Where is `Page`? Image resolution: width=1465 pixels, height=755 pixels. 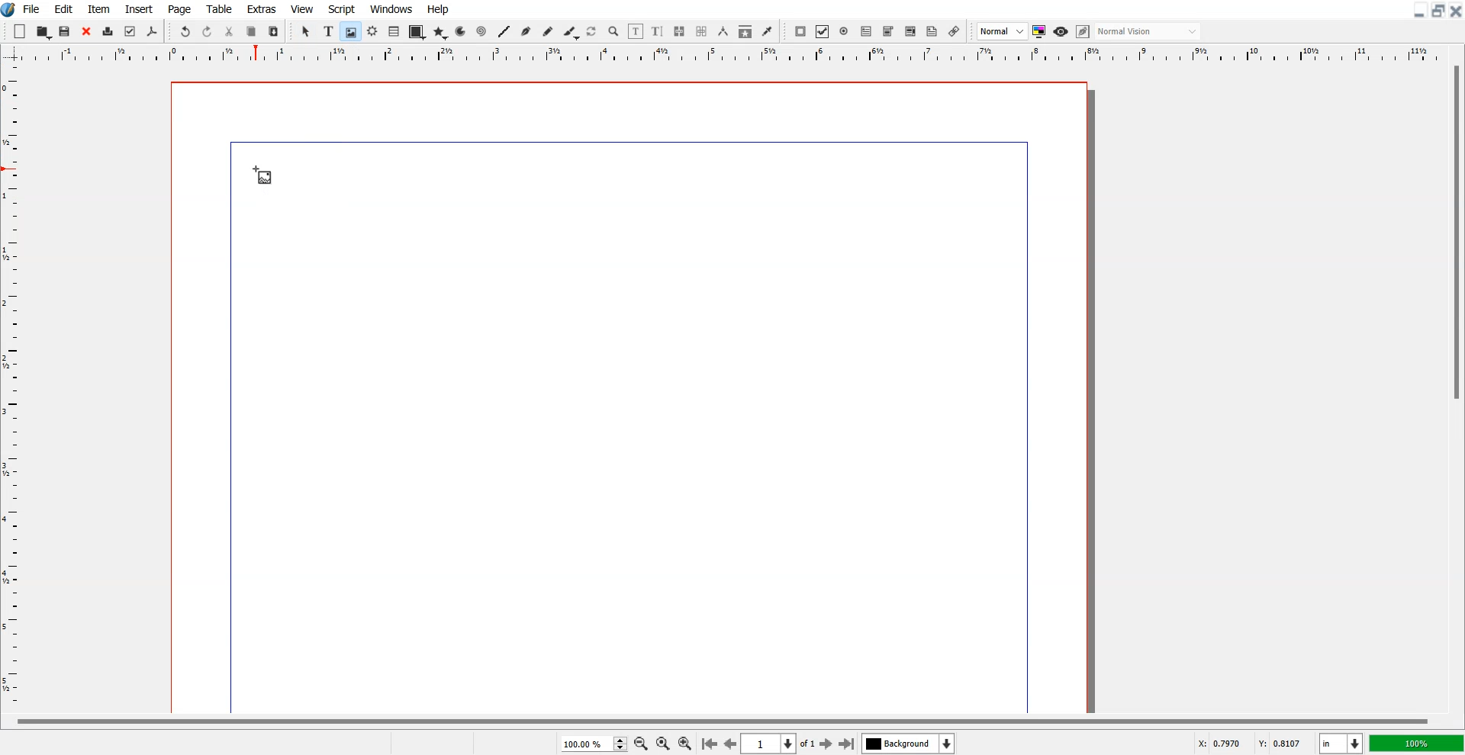
Page is located at coordinates (181, 8).